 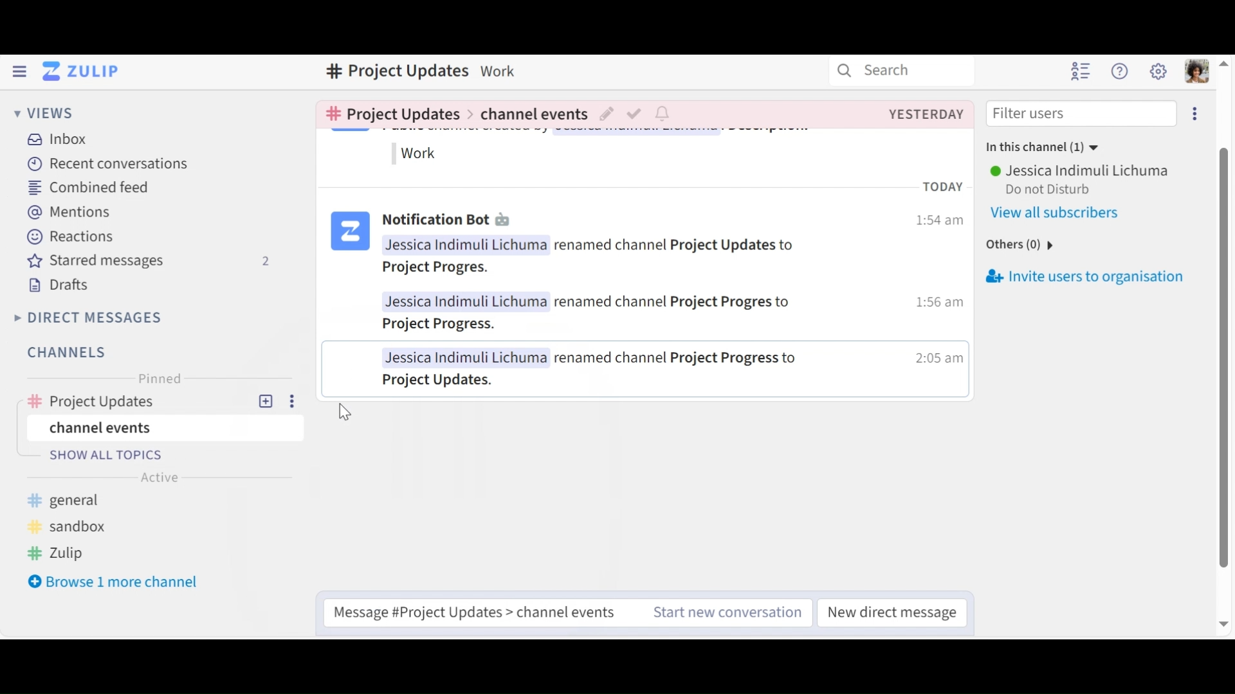 I want to click on New direct message, so click(x=894, y=610).